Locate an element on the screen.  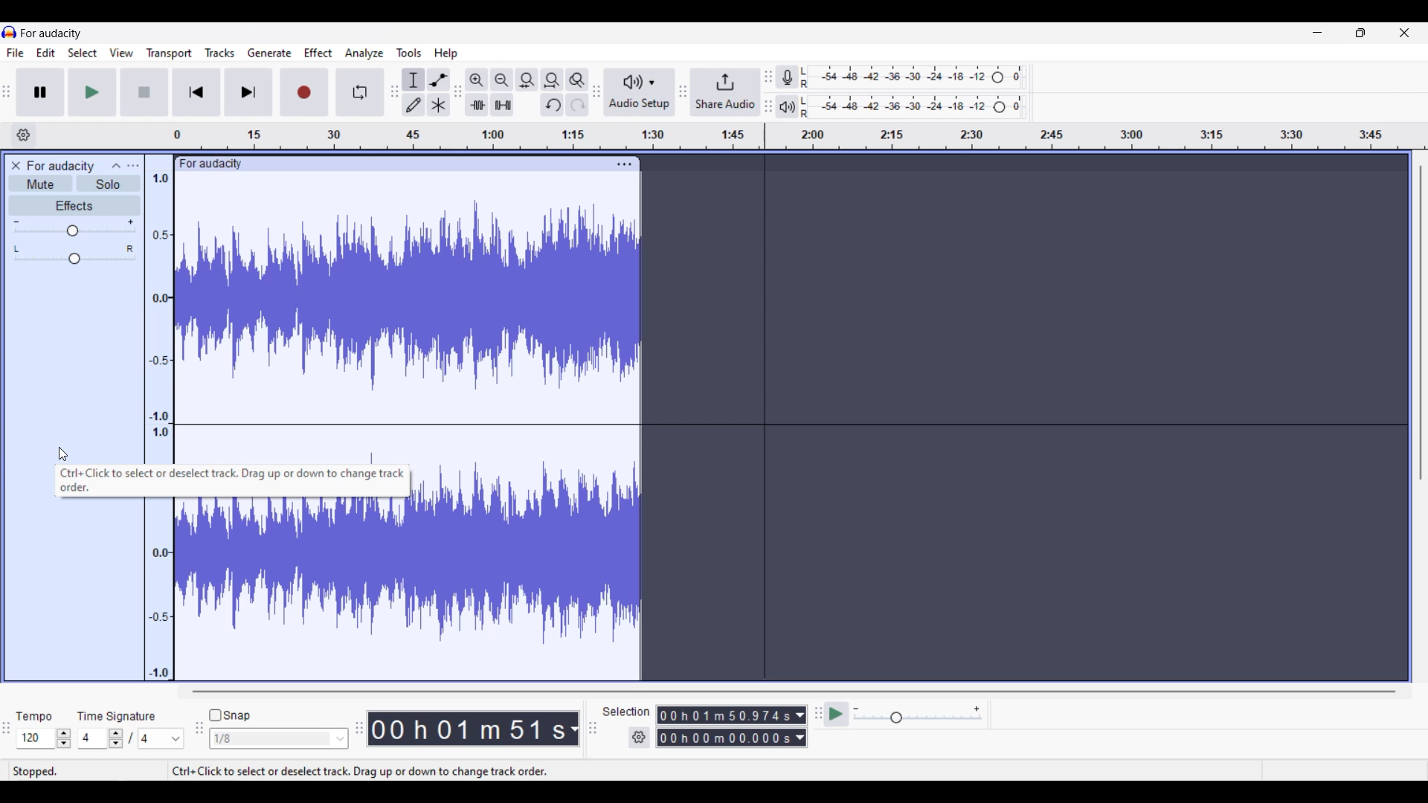
Generate menu is located at coordinates (269, 53).